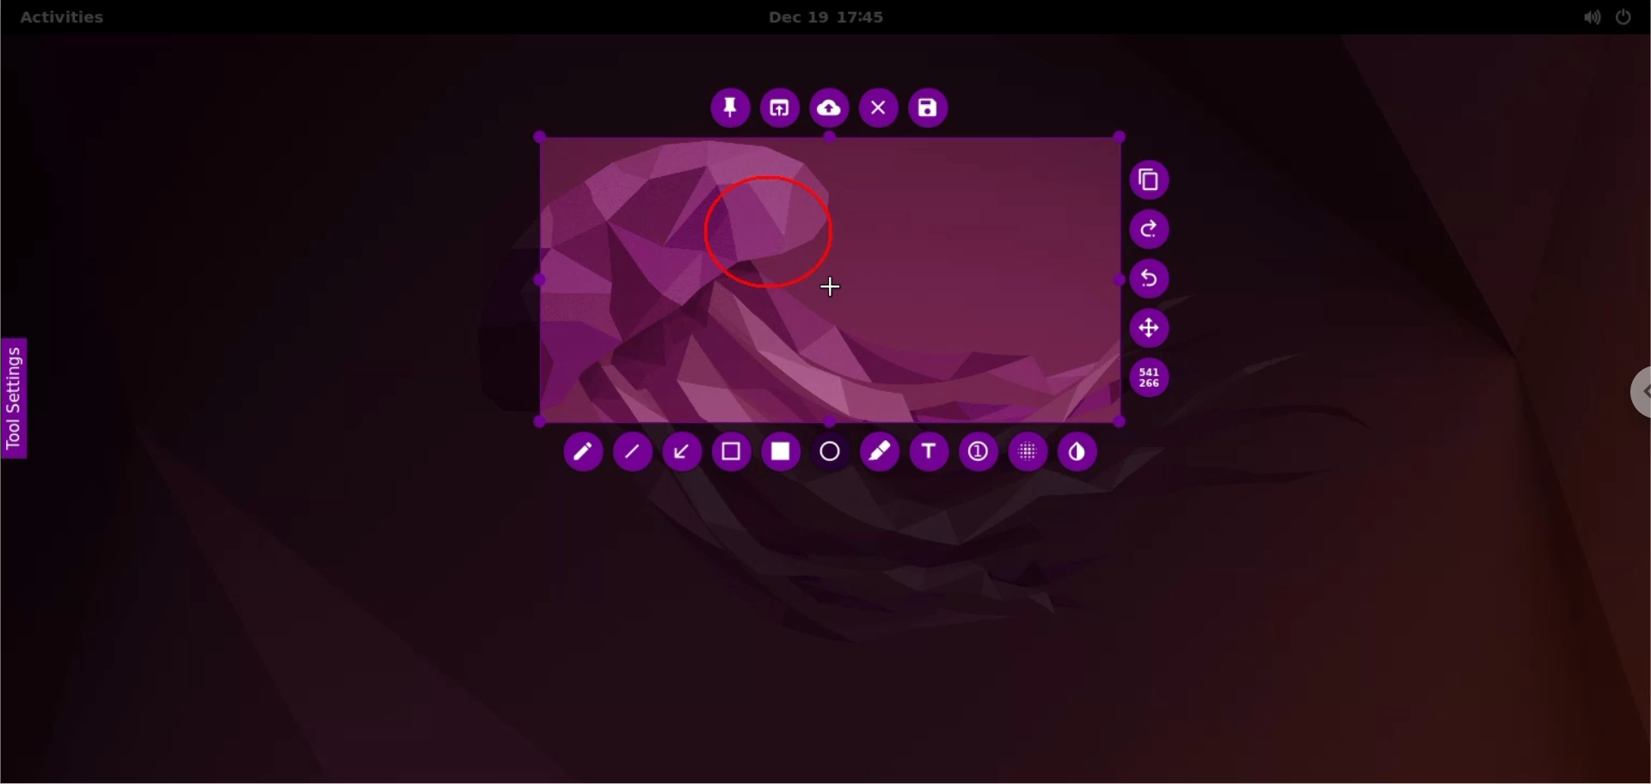 This screenshot has width=1651, height=784. I want to click on circle tool, so click(832, 454).